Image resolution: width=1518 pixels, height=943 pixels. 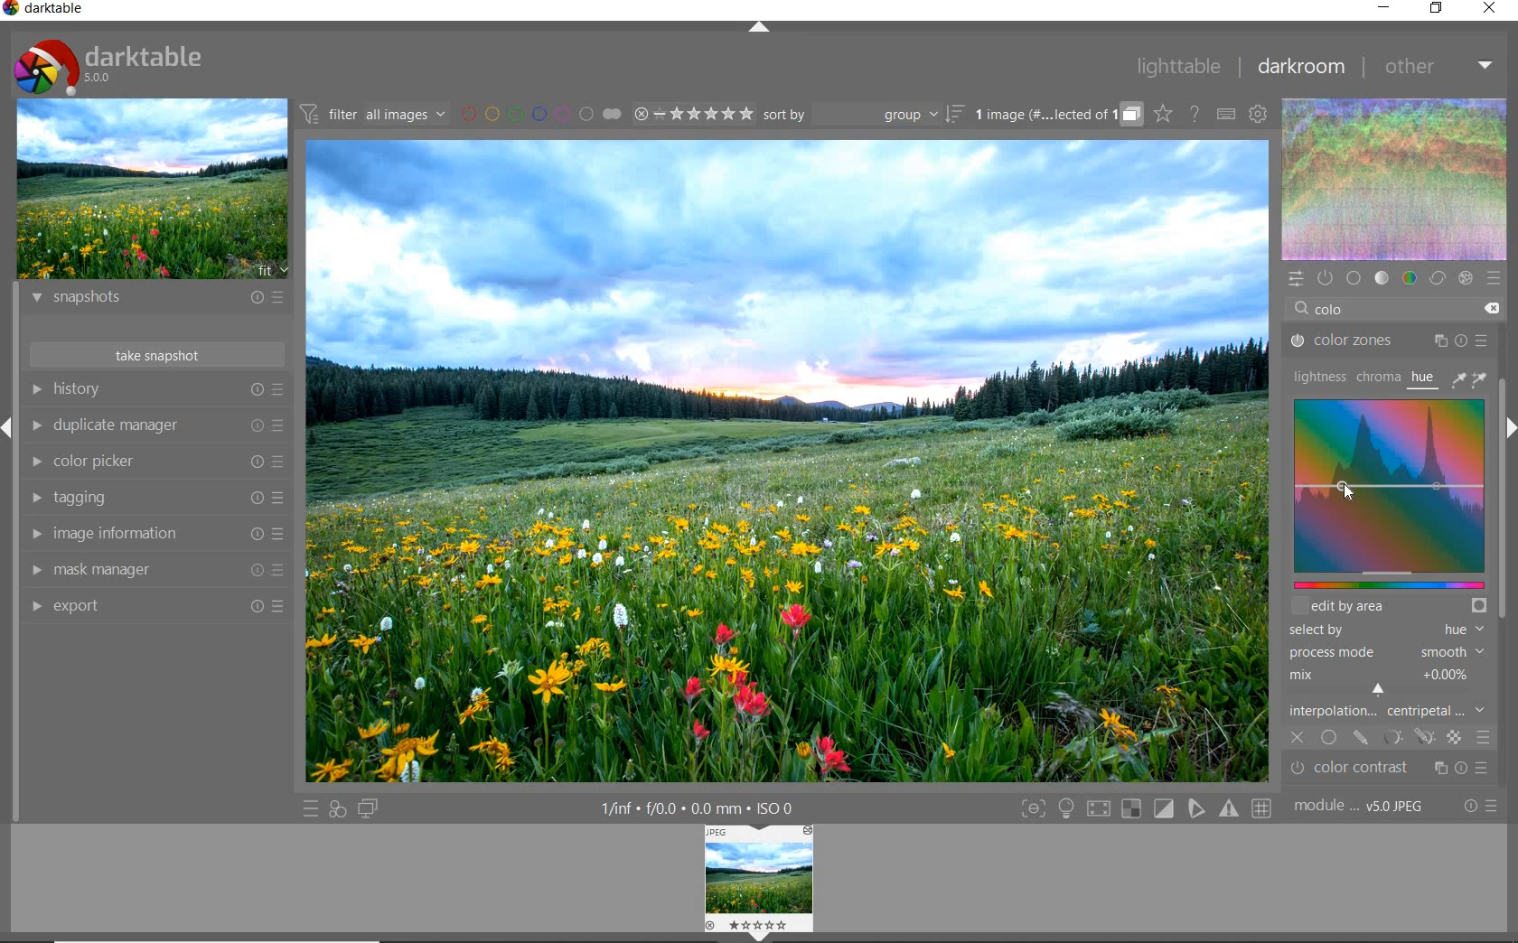 I want to click on scrollbar, so click(x=1502, y=570).